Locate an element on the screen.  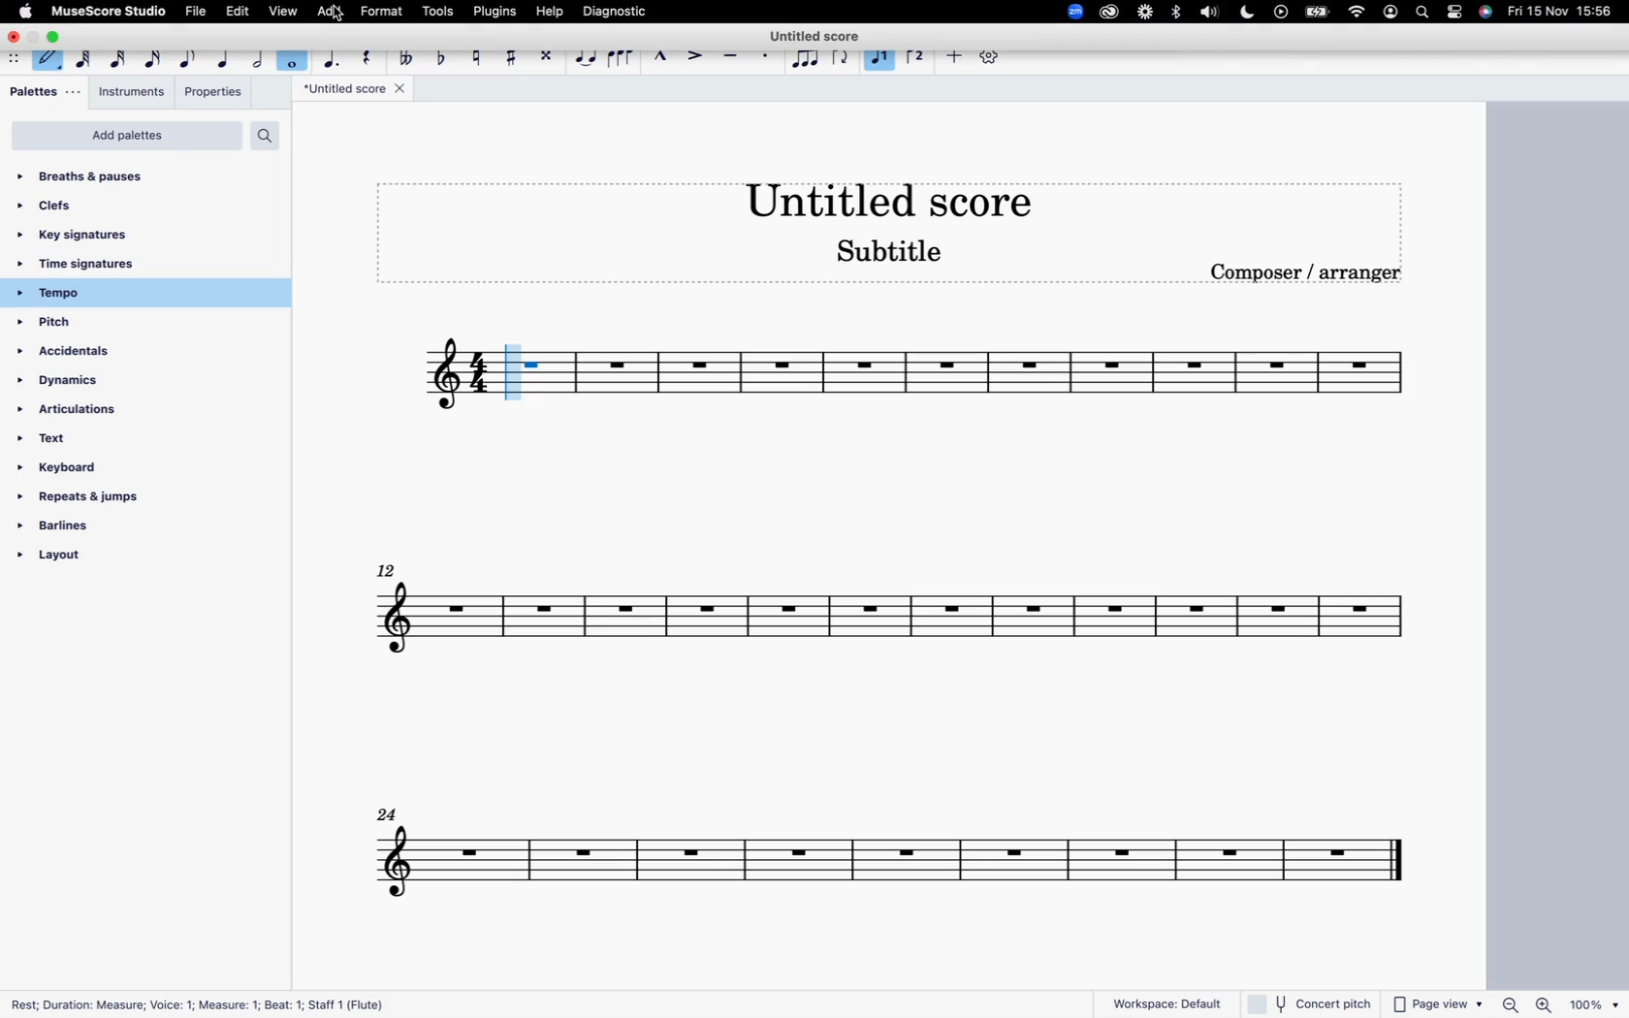
file is located at coordinates (197, 12).